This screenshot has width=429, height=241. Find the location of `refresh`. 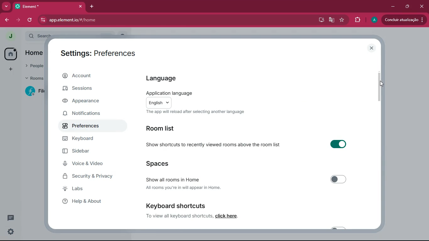

refresh is located at coordinates (30, 20).